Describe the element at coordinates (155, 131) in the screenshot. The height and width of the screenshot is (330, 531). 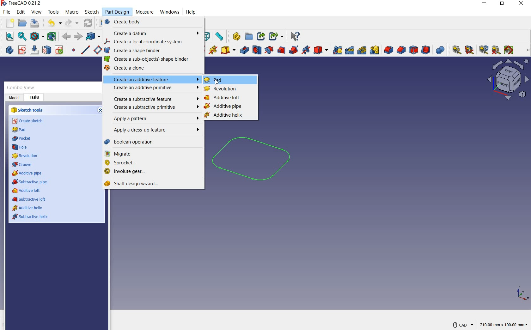
I see `apply a dress-up-feature` at that location.